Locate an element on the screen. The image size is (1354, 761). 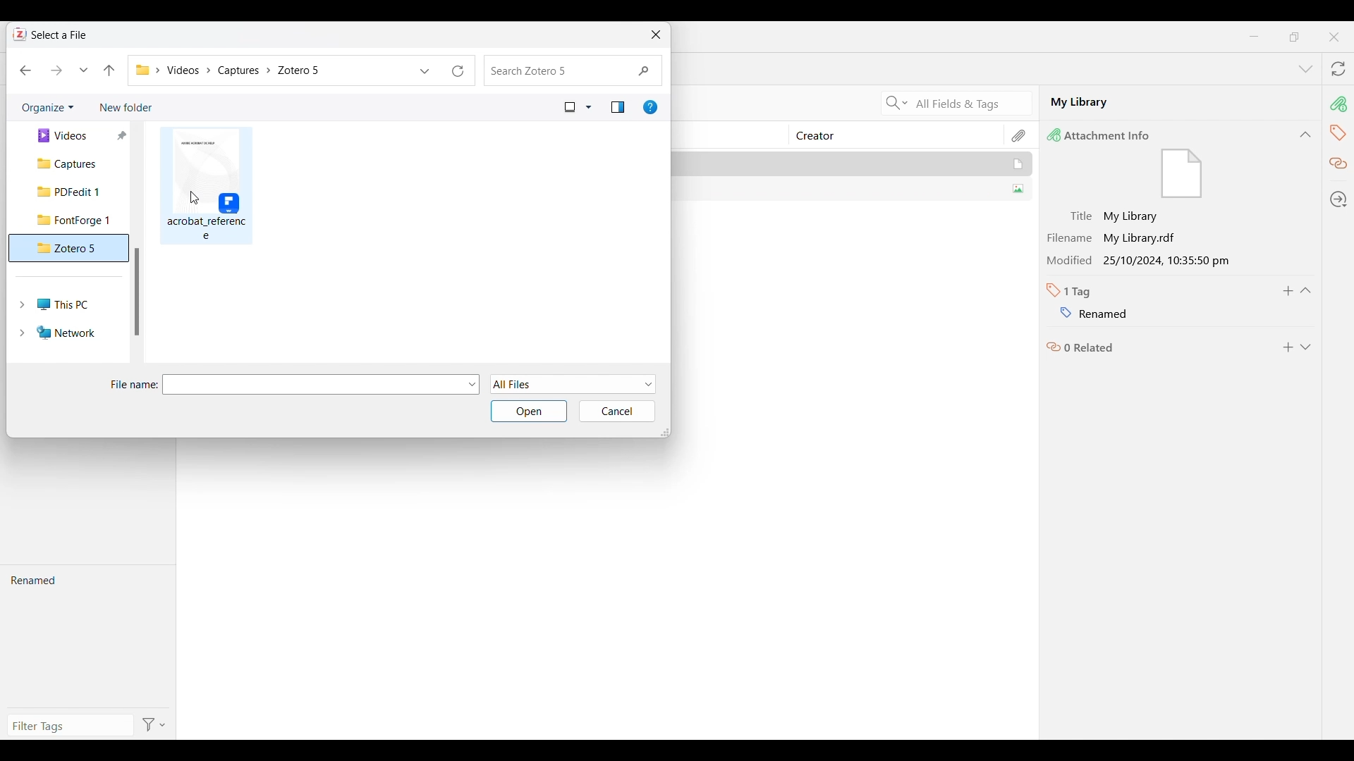
FontForge 1 folder is located at coordinates (75, 221).